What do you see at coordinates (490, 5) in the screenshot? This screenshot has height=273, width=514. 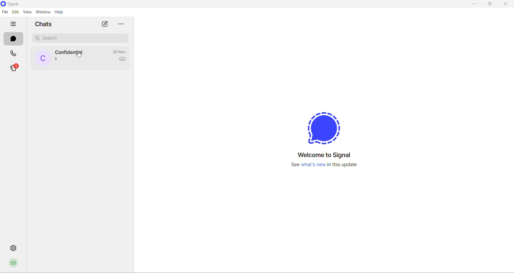 I see `maximize` at bounding box center [490, 5].